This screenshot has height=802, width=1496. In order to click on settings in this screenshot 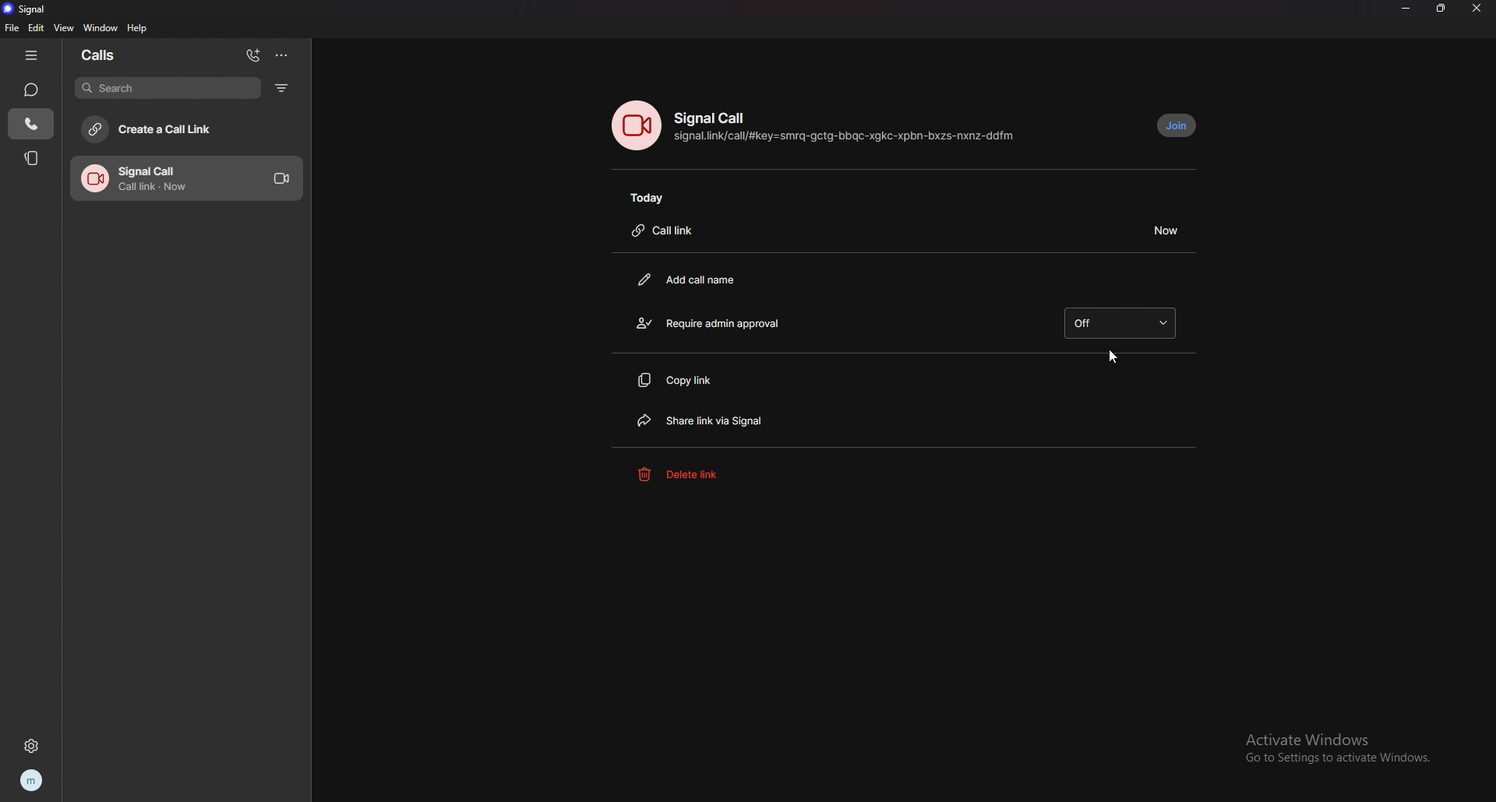, I will do `click(30, 746)`.